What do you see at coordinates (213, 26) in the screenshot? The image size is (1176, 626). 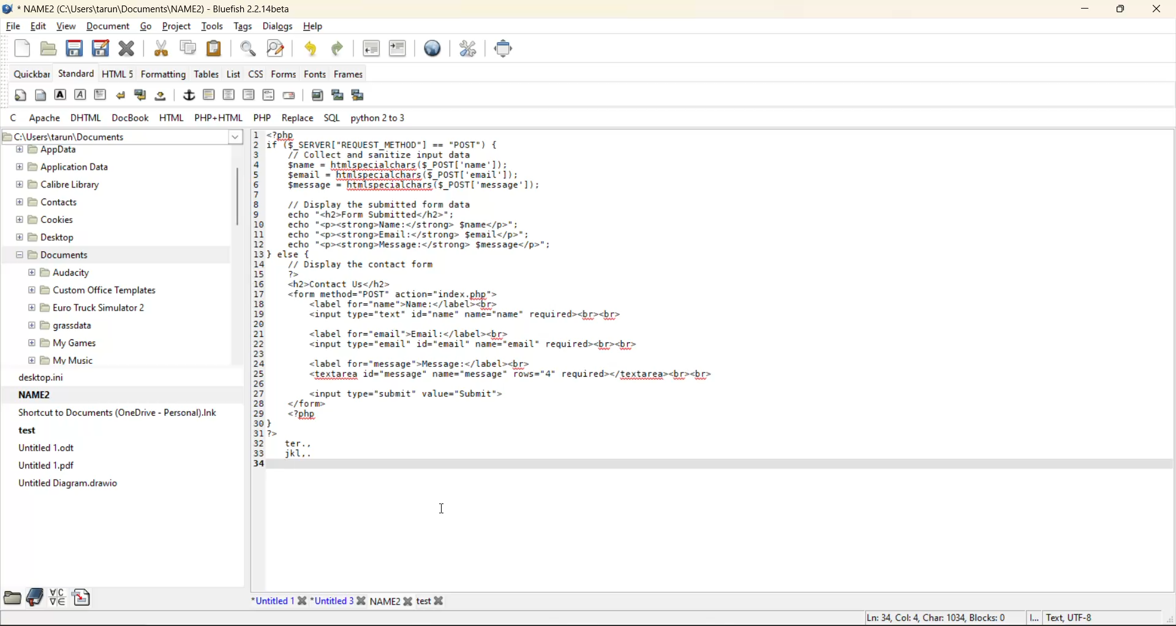 I see `tools` at bounding box center [213, 26].